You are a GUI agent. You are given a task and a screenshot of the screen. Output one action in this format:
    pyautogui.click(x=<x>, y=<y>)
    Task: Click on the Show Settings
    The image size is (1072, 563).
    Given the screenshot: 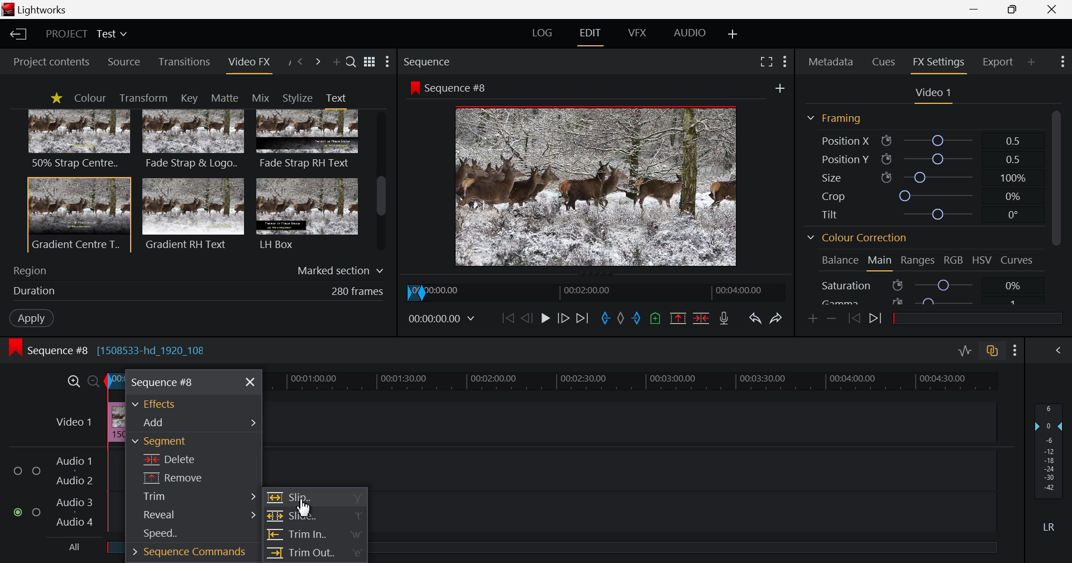 What is the action you would take?
    pyautogui.click(x=1061, y=62)
    